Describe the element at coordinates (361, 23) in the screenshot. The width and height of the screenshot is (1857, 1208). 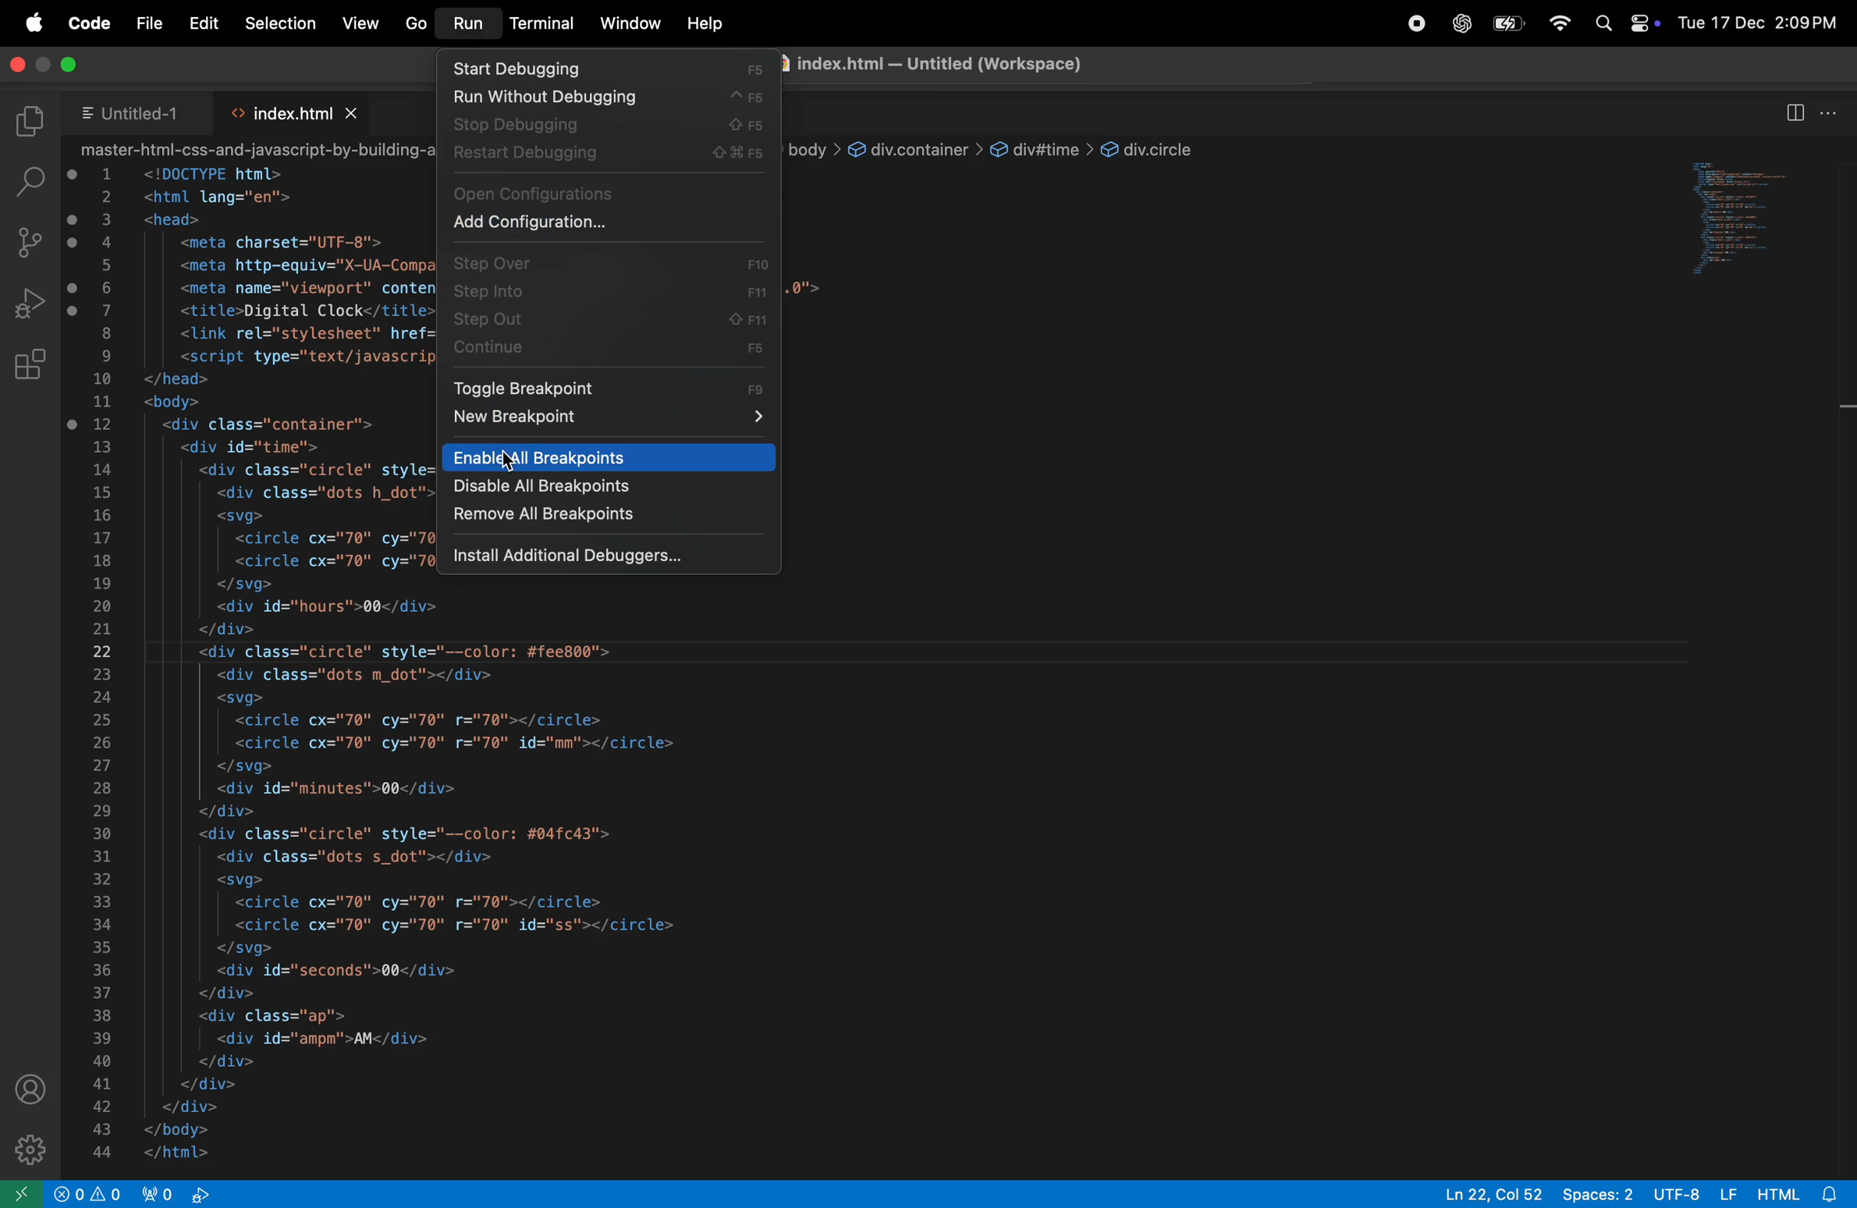
I see `view` at that location.